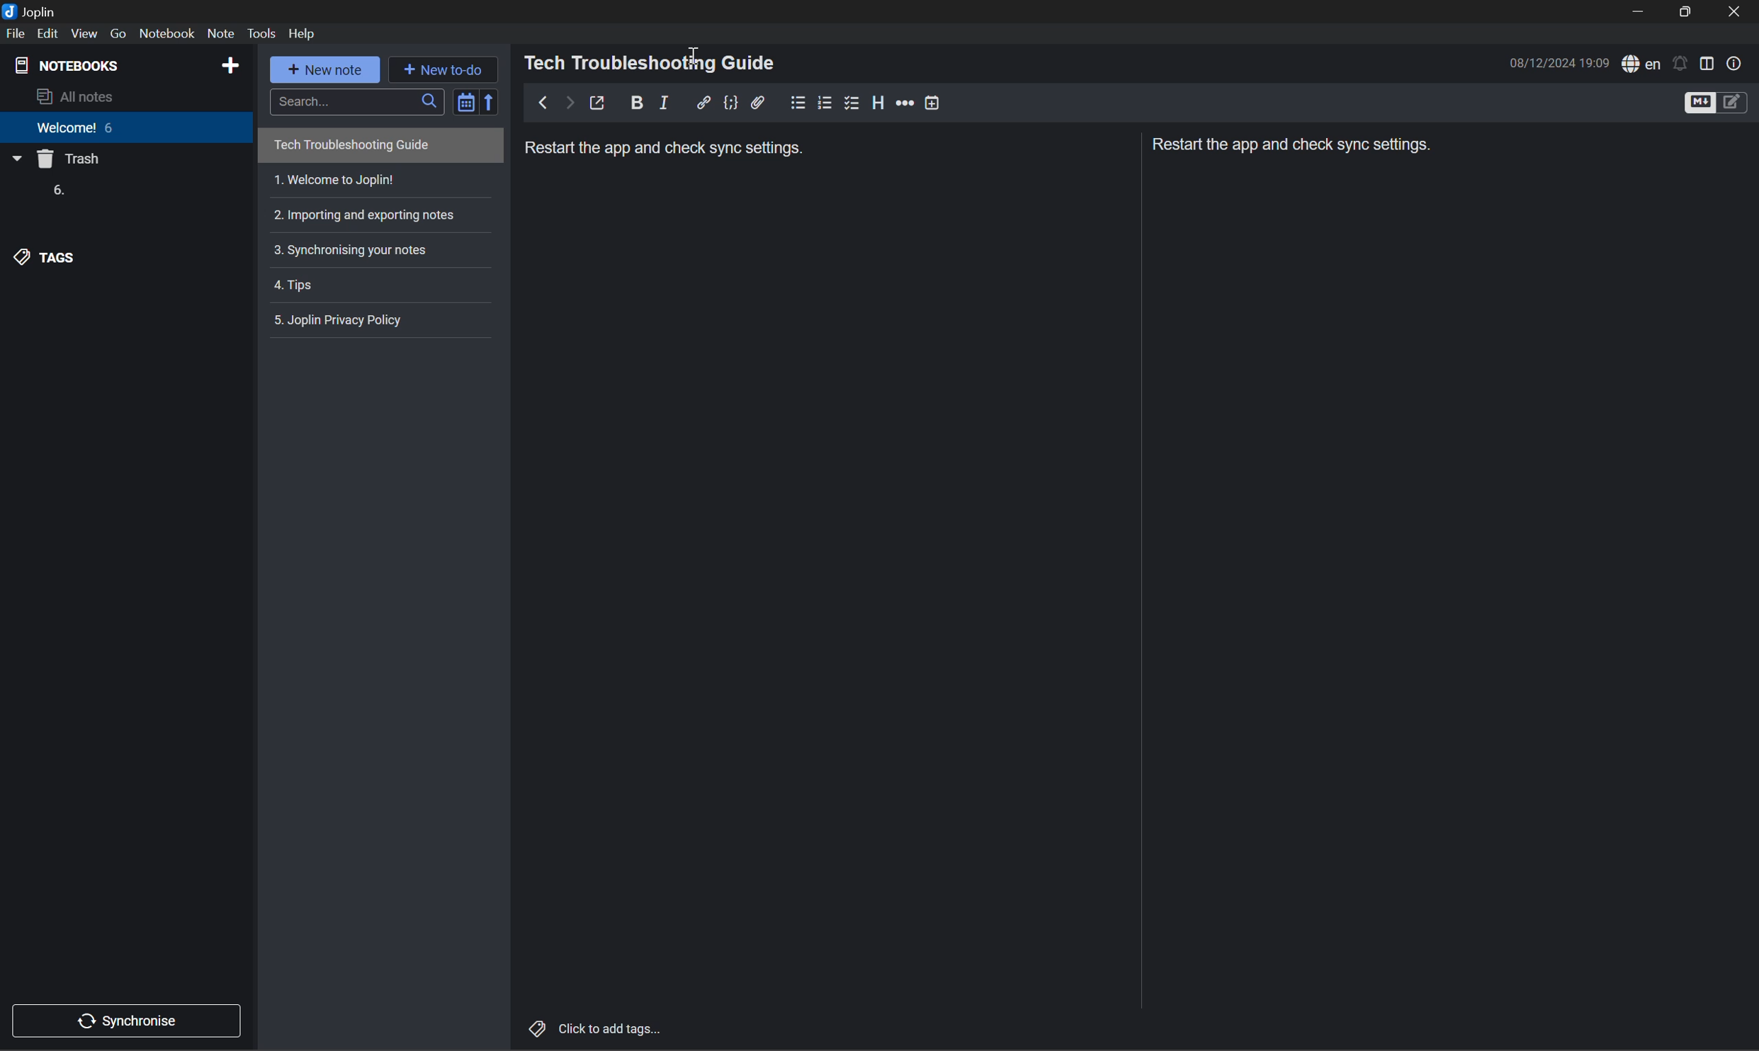  I want to click on Drop Down, so click(16, 161).